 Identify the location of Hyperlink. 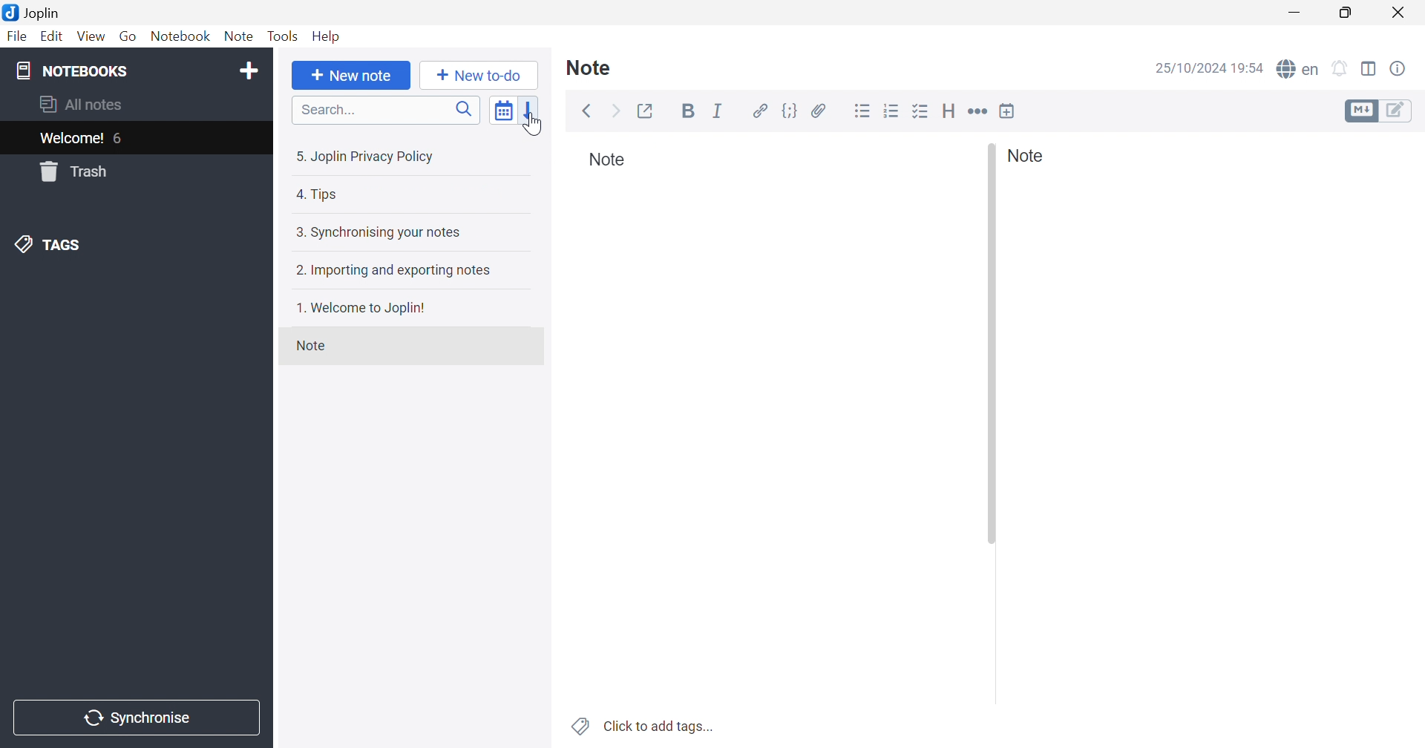
(761, 111).